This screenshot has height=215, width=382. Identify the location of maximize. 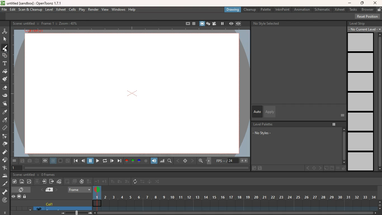
(363, 3).